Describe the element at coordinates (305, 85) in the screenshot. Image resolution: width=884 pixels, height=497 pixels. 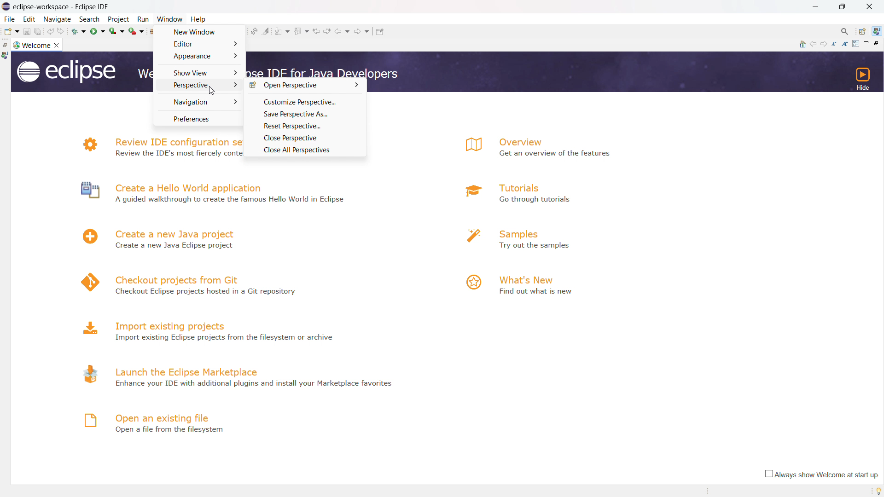
I see `open perspective` at that location.